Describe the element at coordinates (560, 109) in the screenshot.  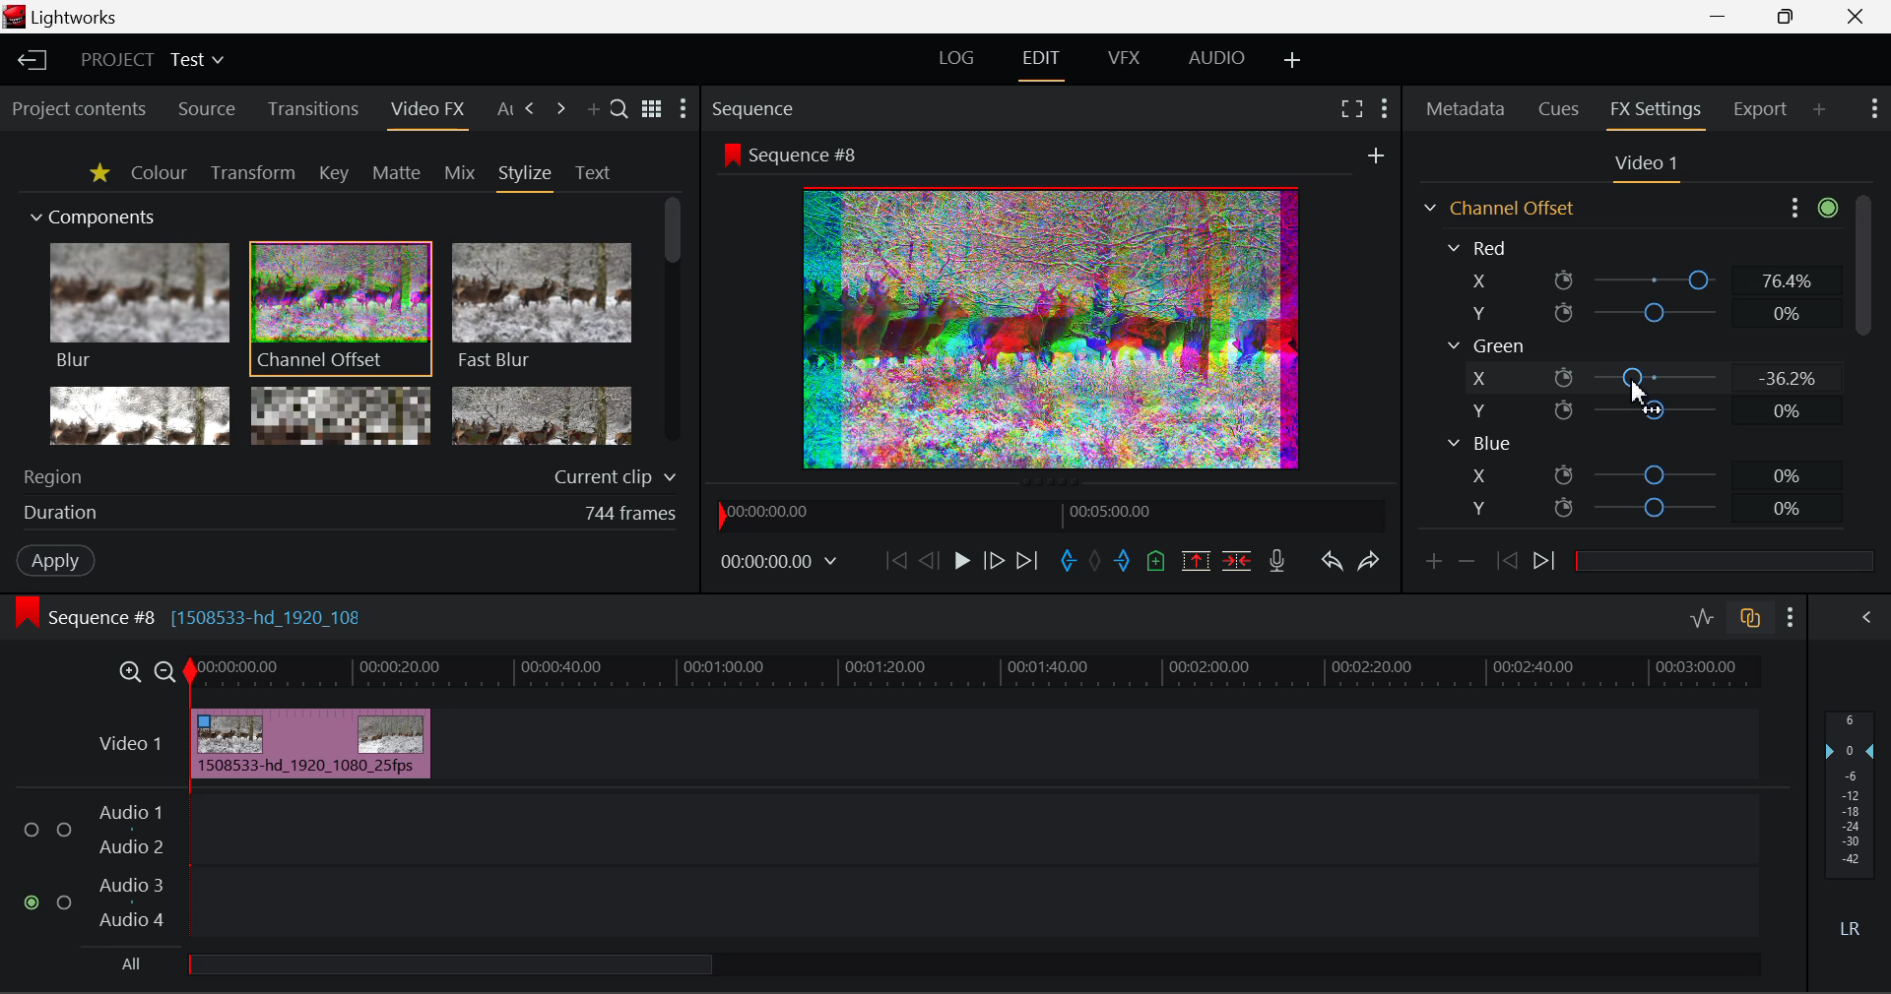
I see `Next Tab` at that location.